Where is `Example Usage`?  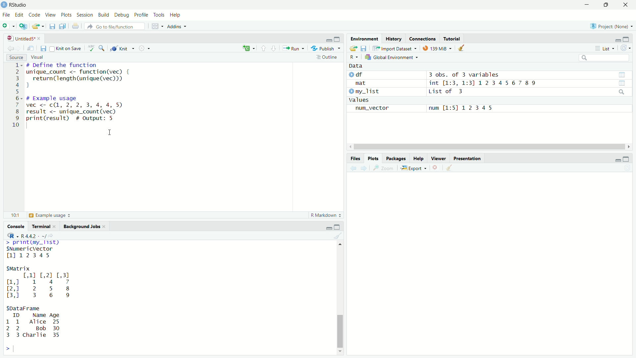 Example Usage is located at coordinates (49, 215).